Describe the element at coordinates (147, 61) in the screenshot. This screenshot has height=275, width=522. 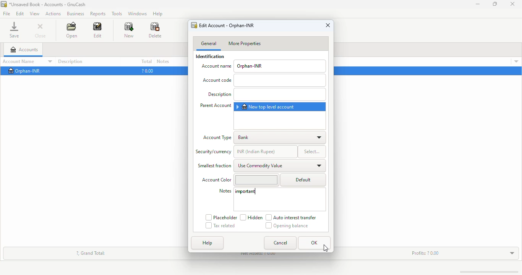
I see `total` at that location.